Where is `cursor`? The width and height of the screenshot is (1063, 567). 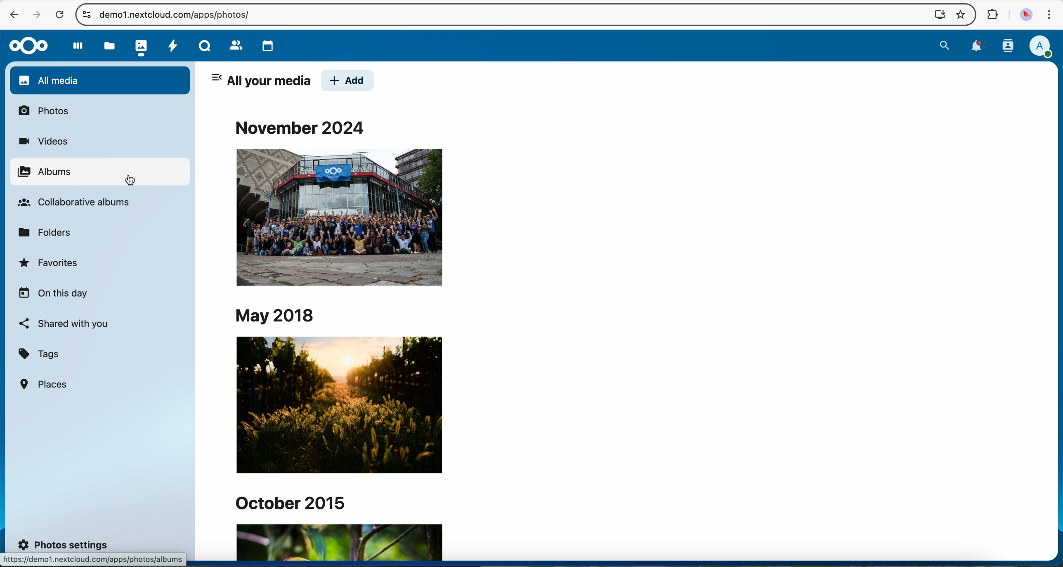
cursor is located at coordinates (132, 180).